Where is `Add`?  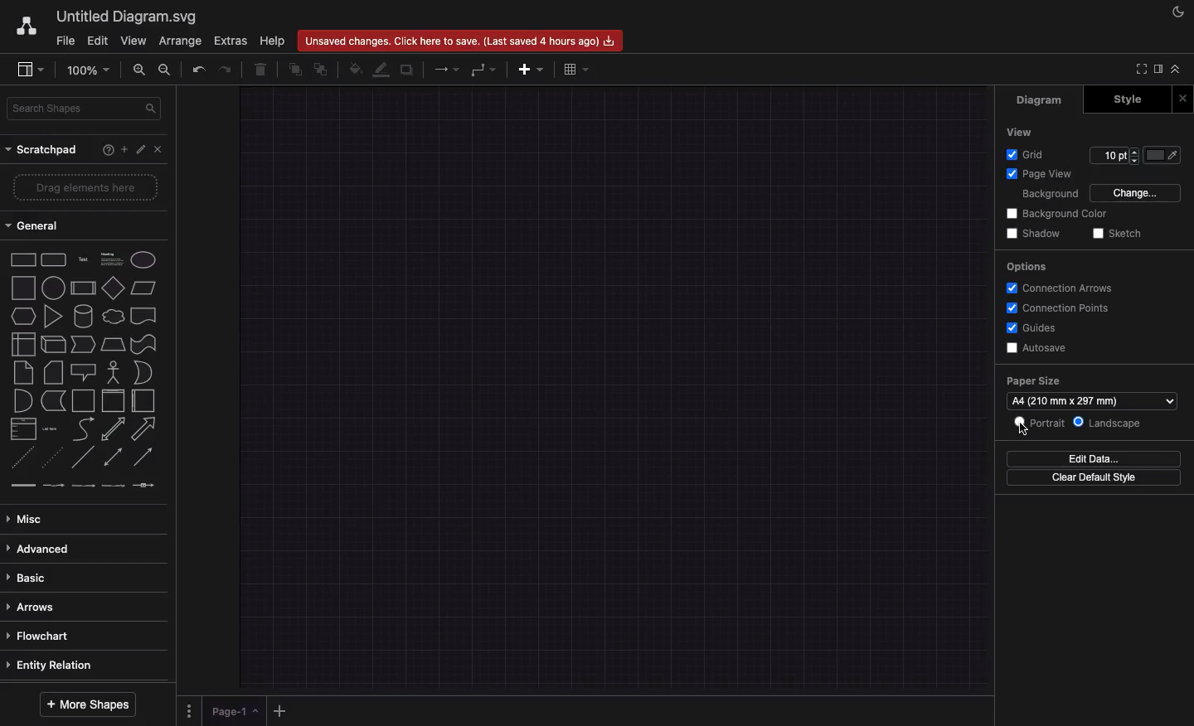
Add is located at coordinates (284, 710).